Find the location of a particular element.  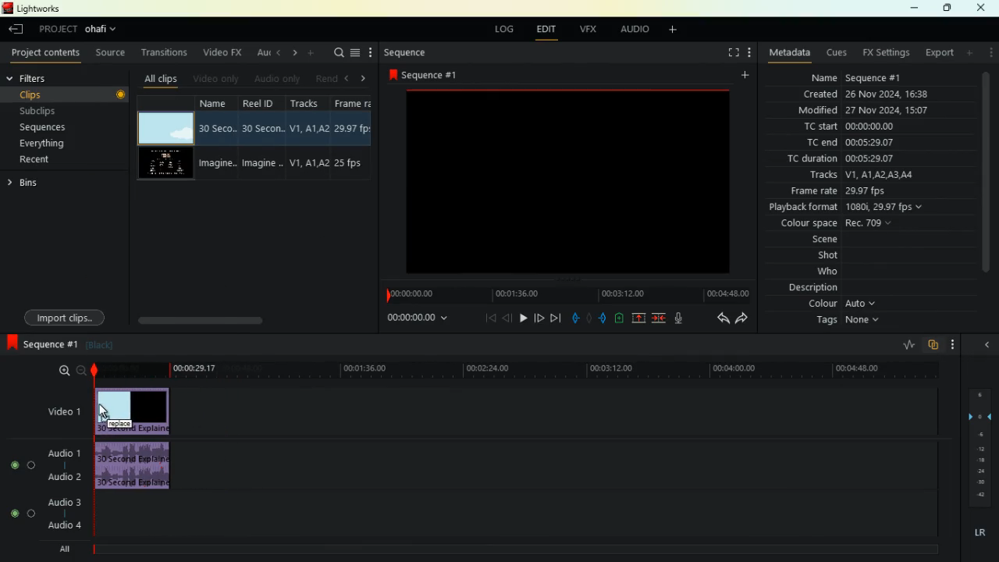

tc end is located at coordinates (820, 143).